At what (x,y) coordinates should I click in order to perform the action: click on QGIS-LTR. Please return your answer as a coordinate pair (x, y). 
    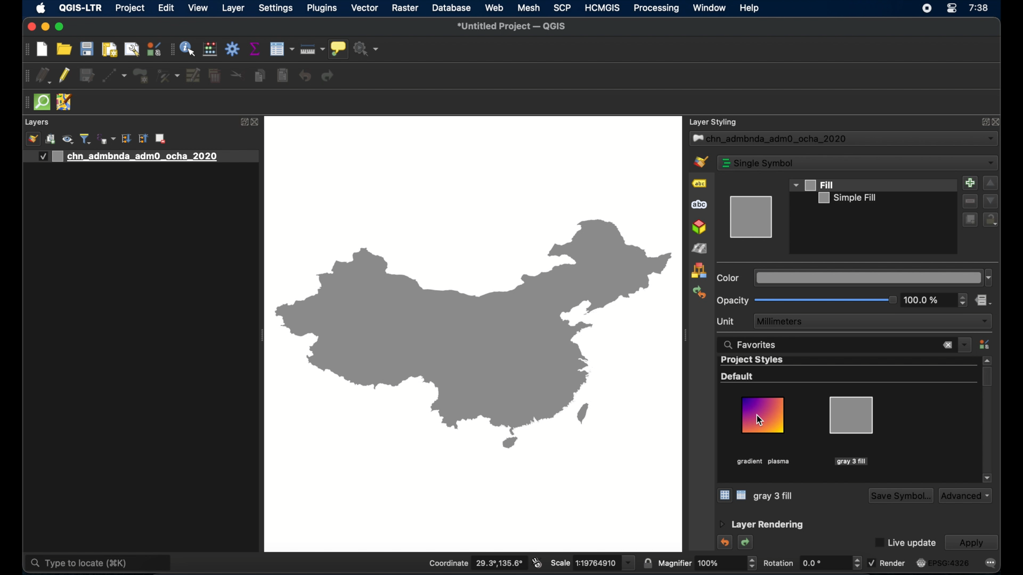
    Looking at the image, I should click on (80, 9).